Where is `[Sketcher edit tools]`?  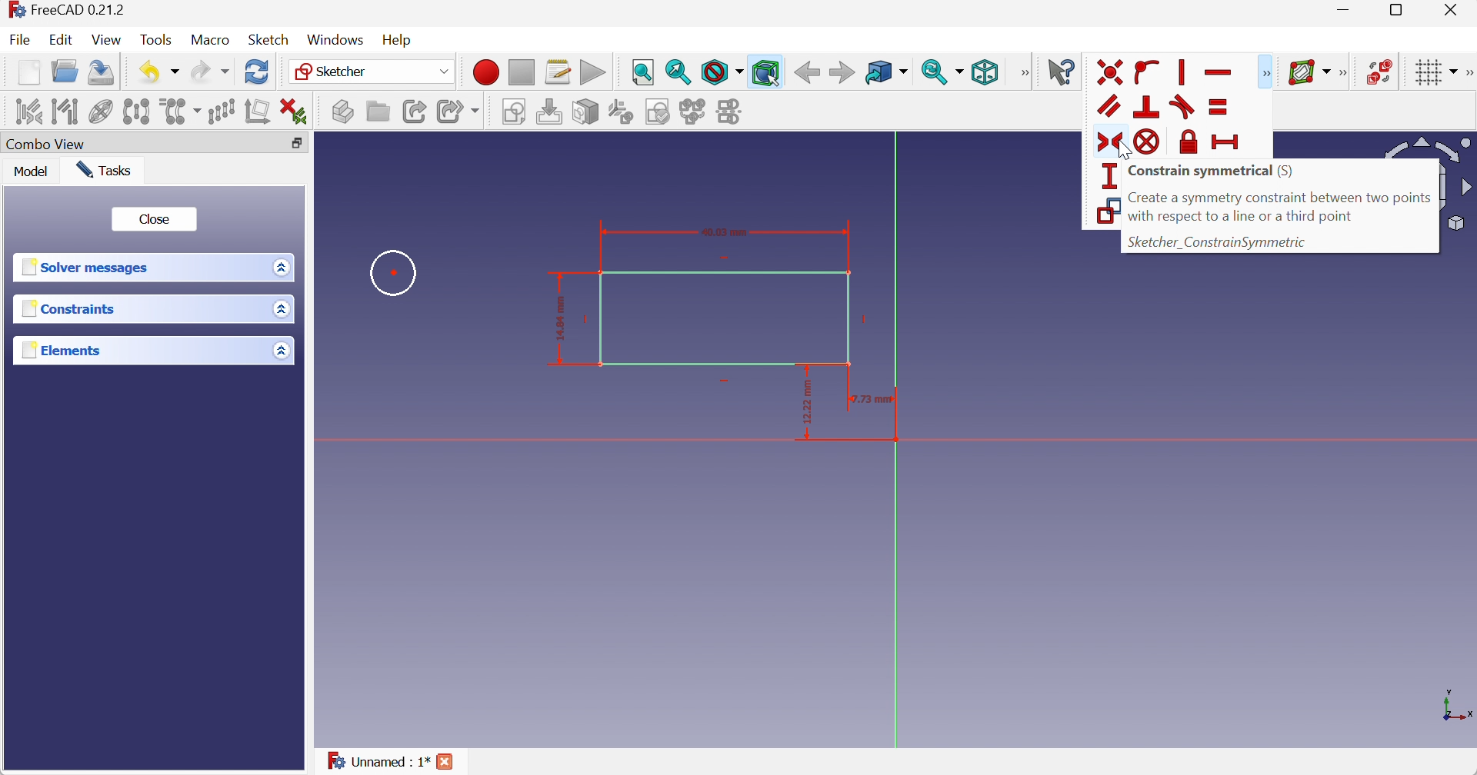 [Sketcher edit tools] is located at coordinates (1468, 73).